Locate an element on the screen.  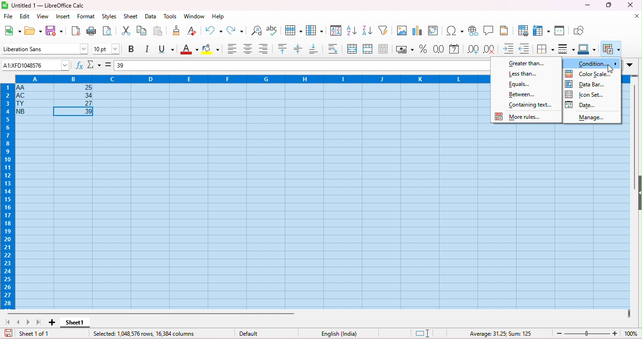
maximize is located at coordinates (608, 5).